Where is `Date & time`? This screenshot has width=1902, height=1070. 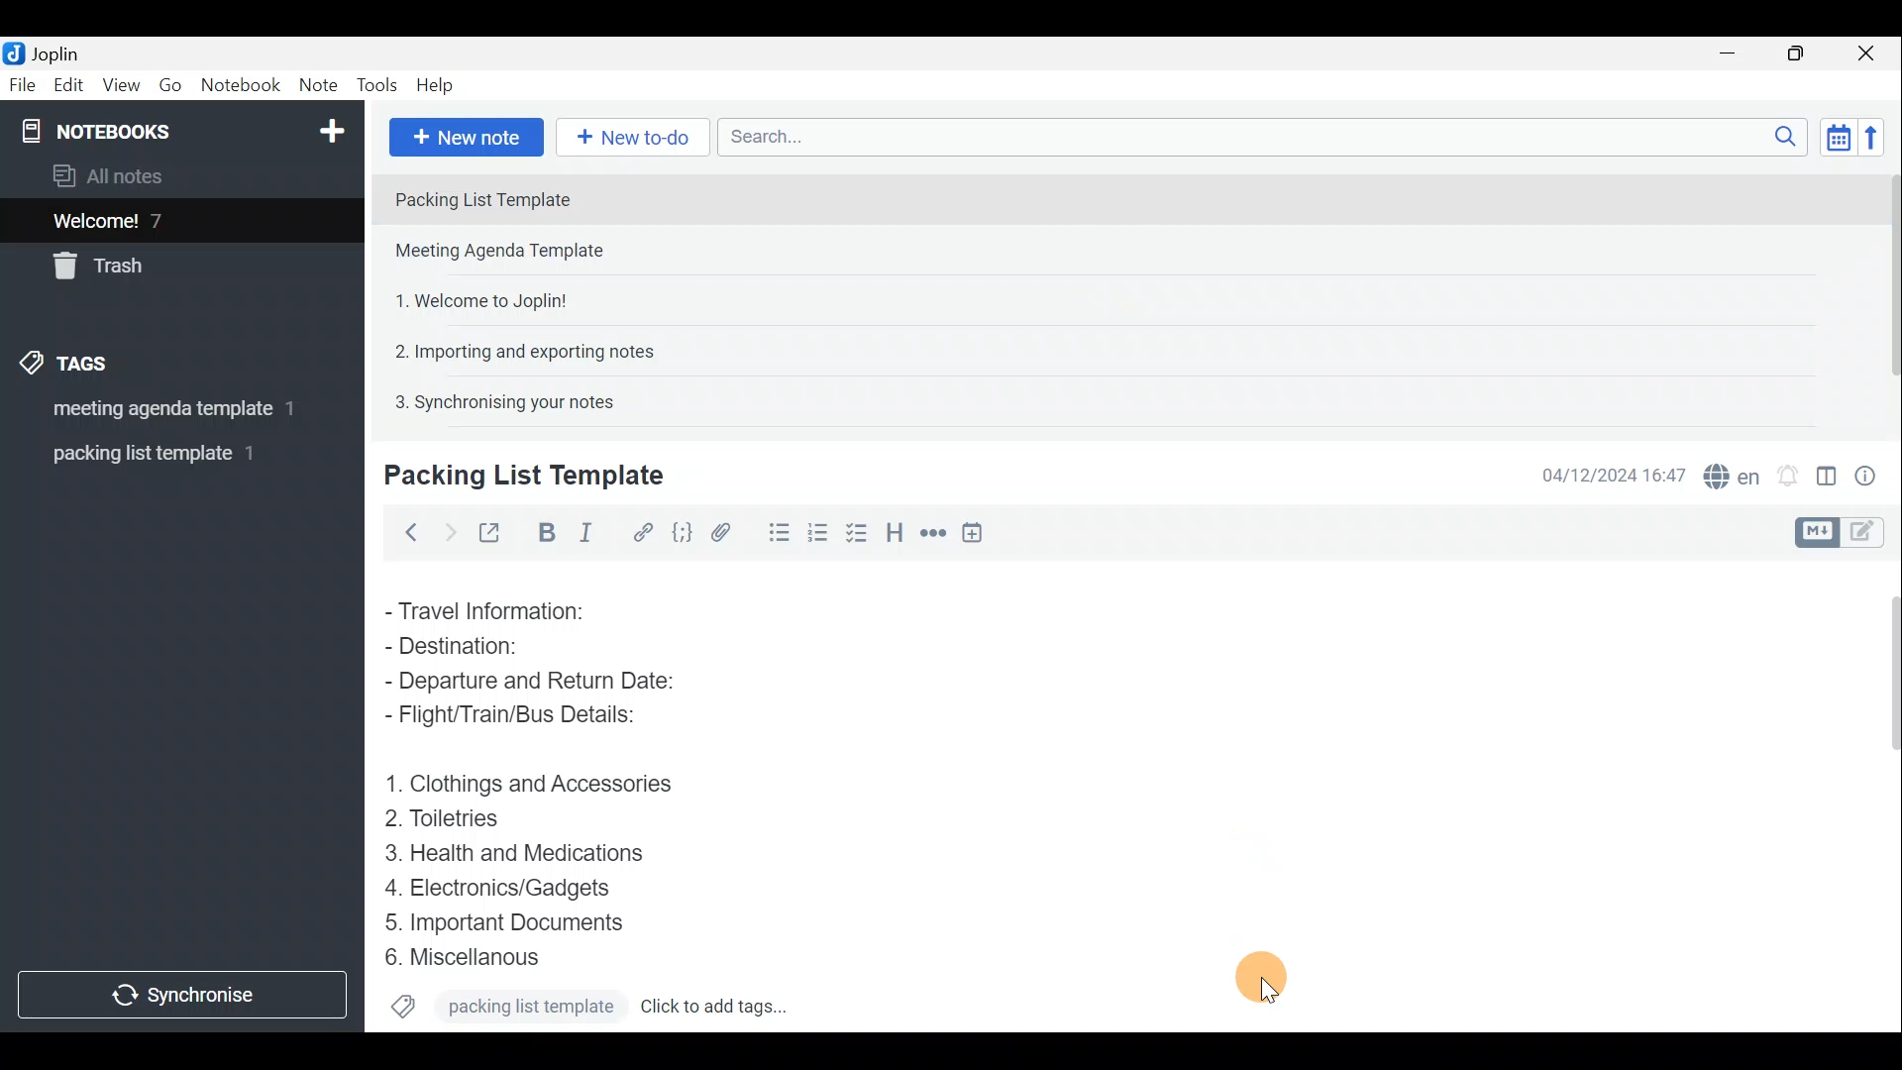 Date & time is located at coordinates (1614, 474).